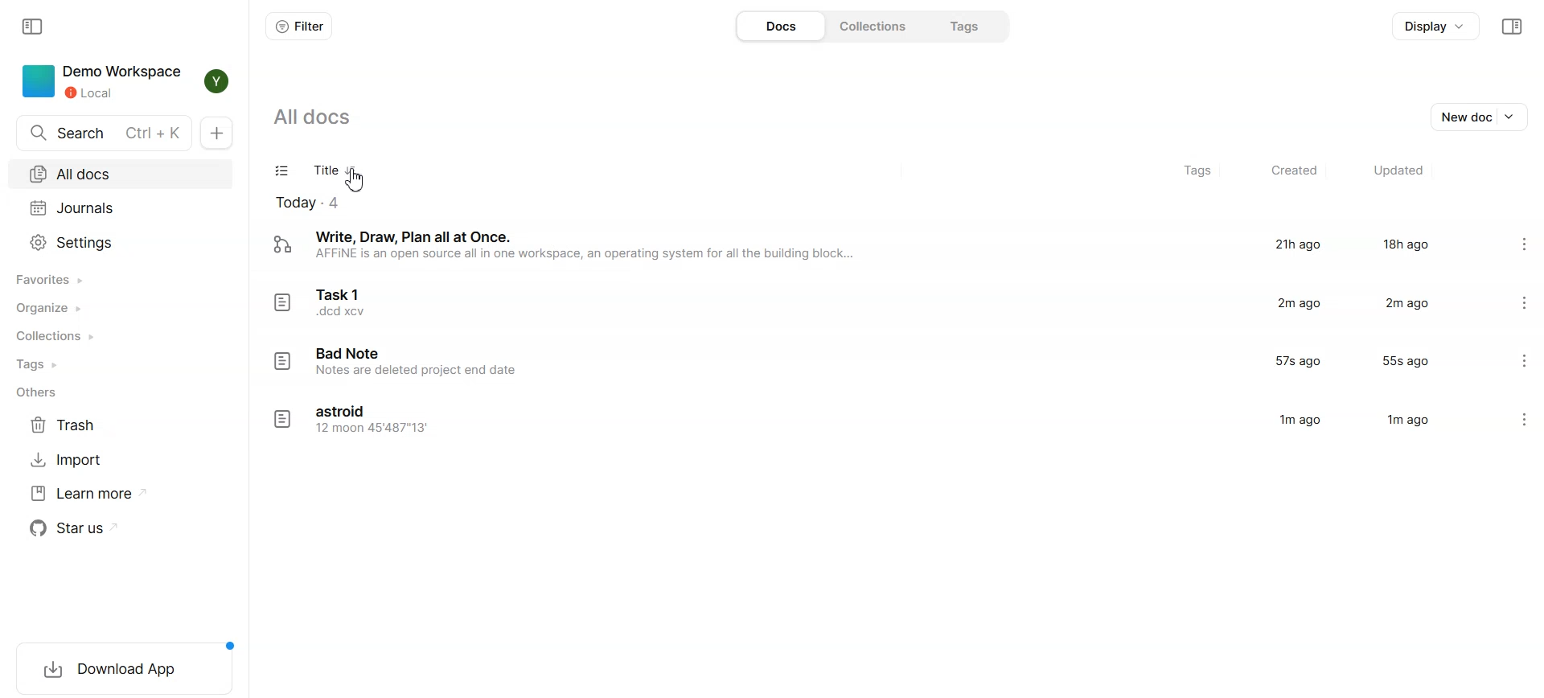  What do you see at coordinates (68, 391) in the screenshot?
I see `Others` at bounding box center [68, 391].